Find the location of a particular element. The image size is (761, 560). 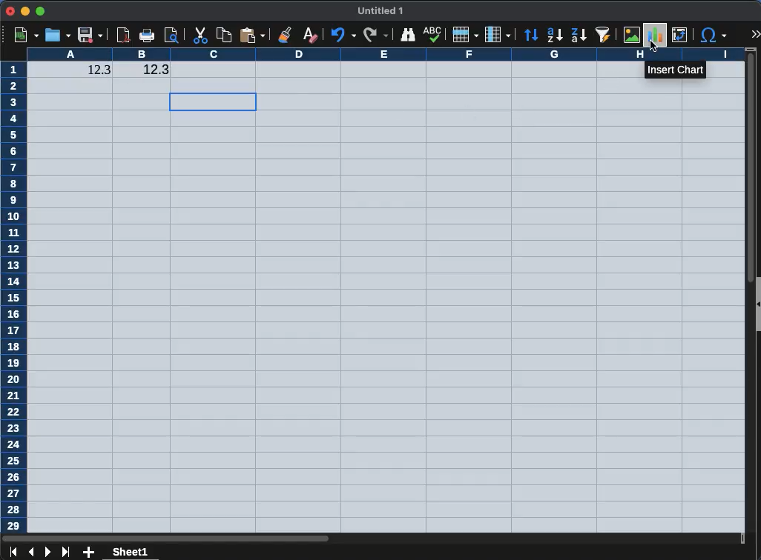

special character is located at coordinates (712, 36).